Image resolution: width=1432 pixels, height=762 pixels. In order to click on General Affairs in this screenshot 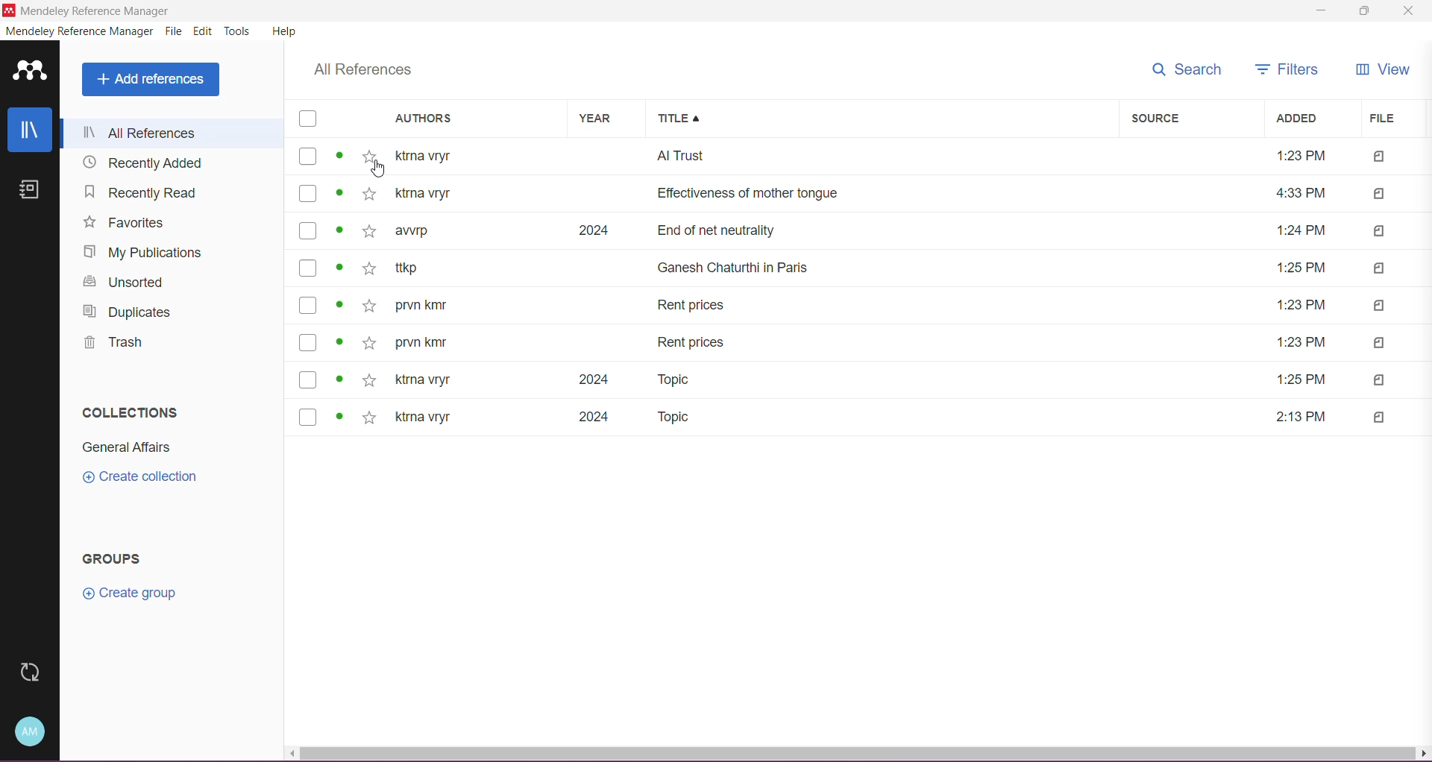, I will do `click(121, 450)`.